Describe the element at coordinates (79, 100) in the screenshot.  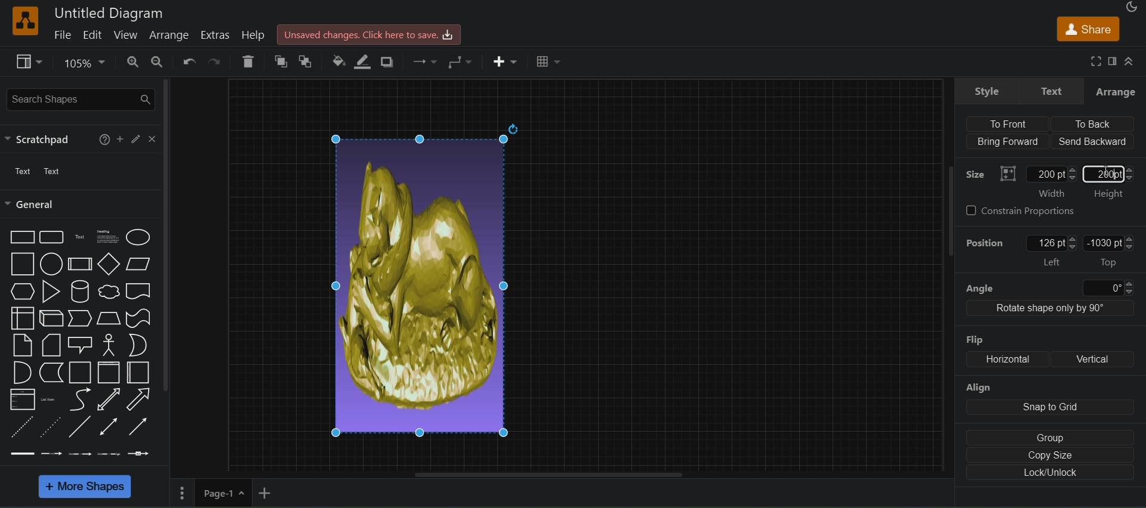
I see `search shapes` at that location.